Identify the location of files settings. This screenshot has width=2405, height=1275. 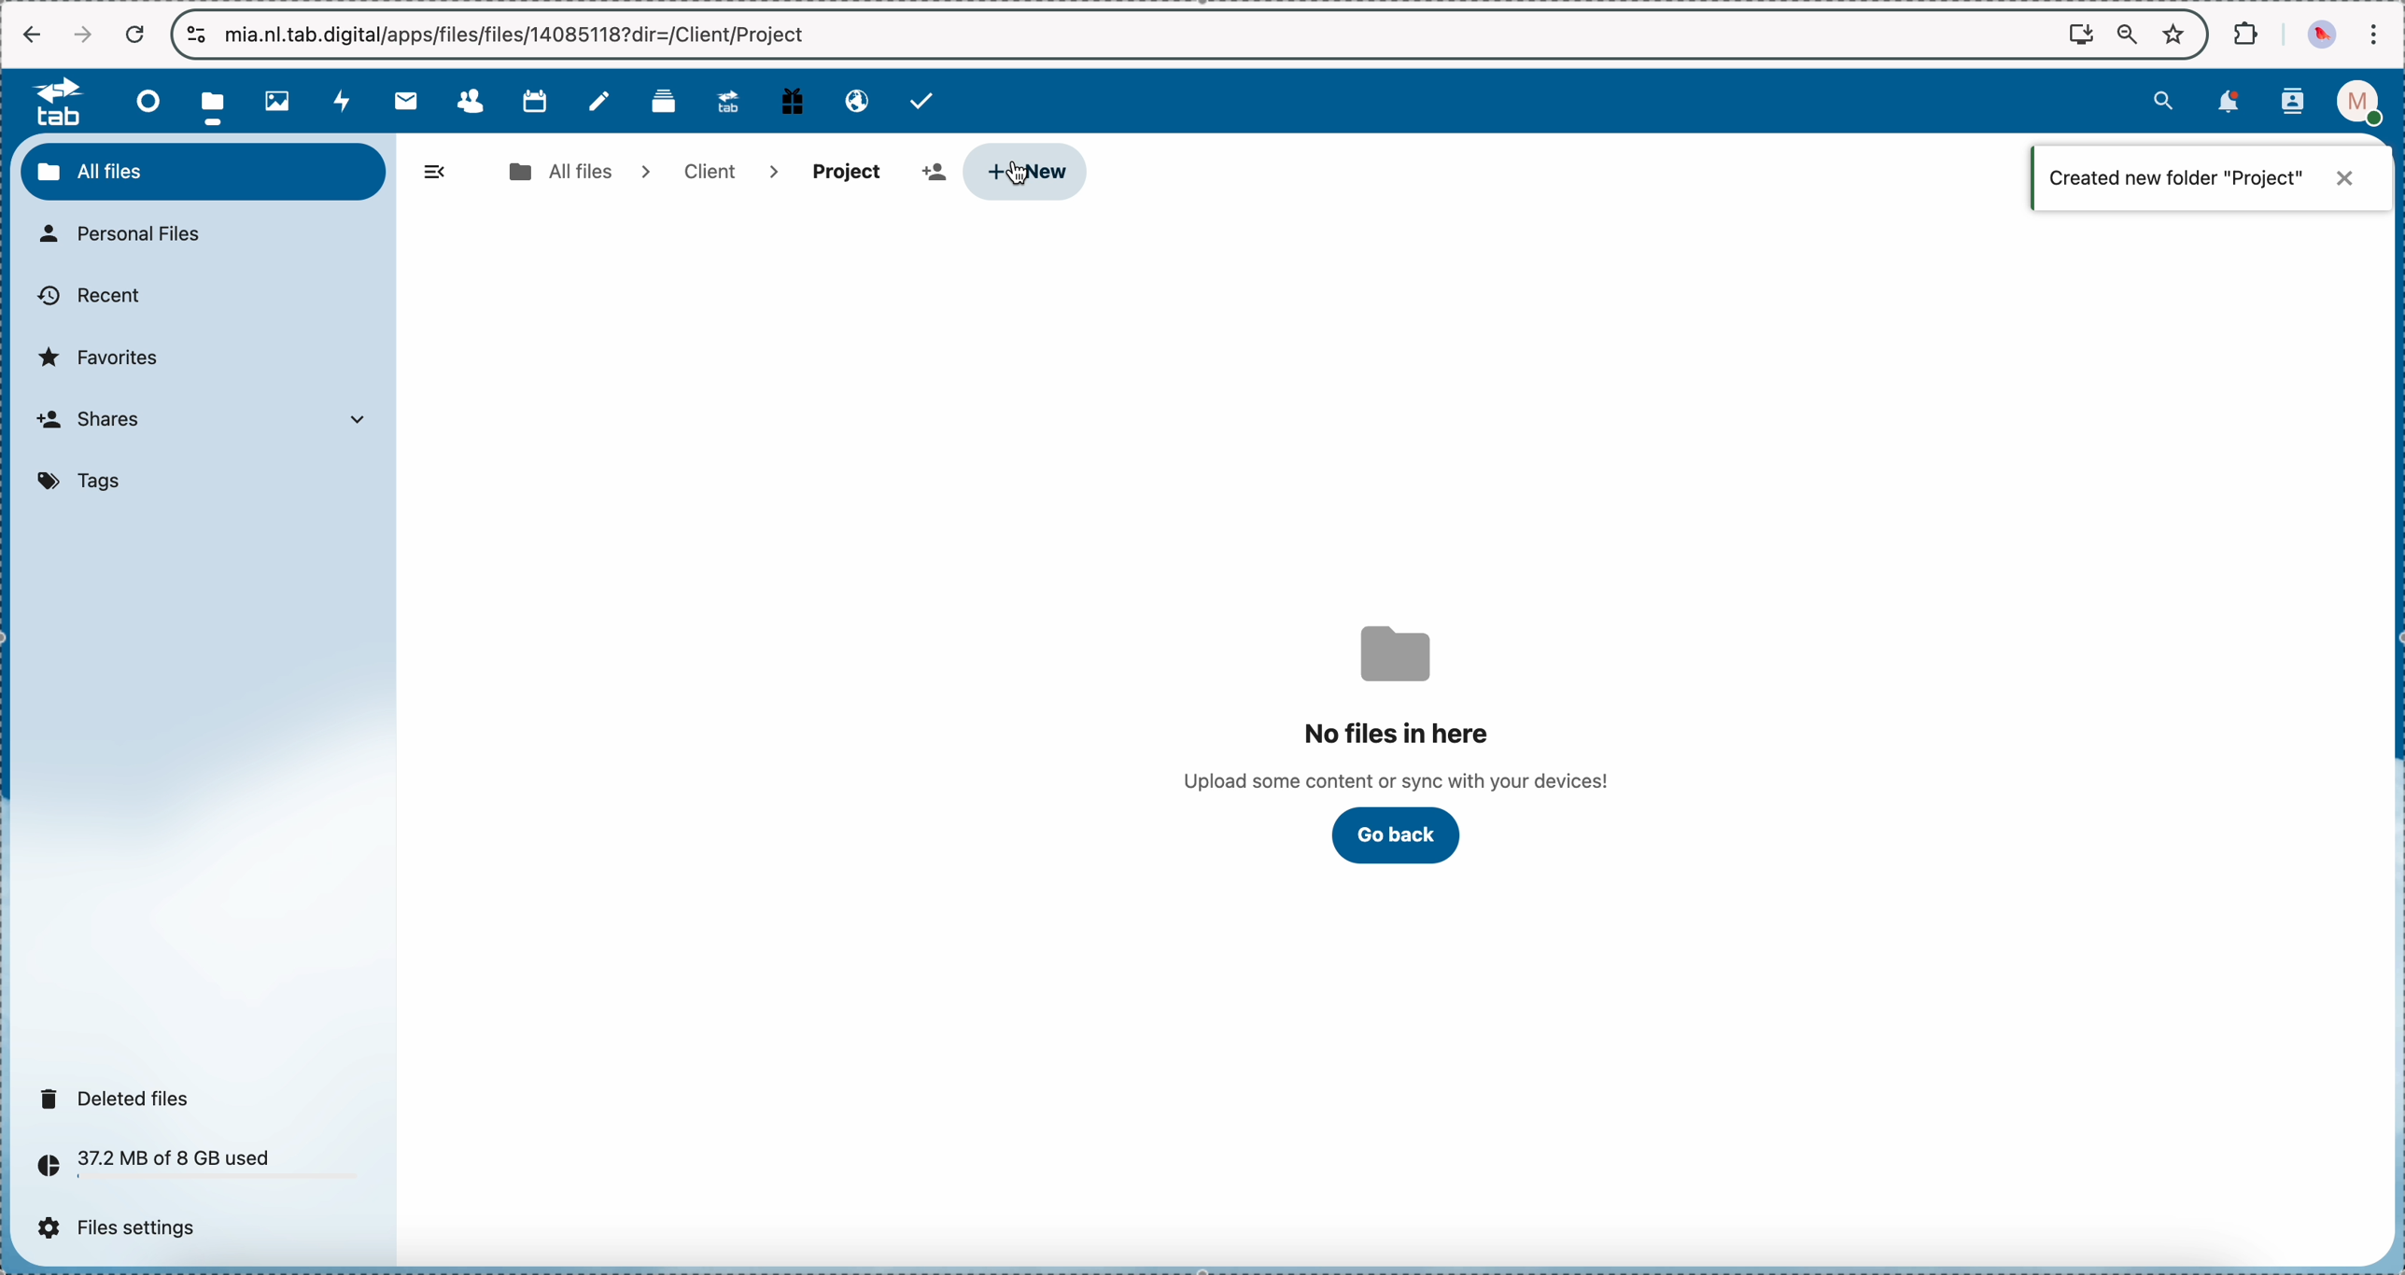
(126, 1228).